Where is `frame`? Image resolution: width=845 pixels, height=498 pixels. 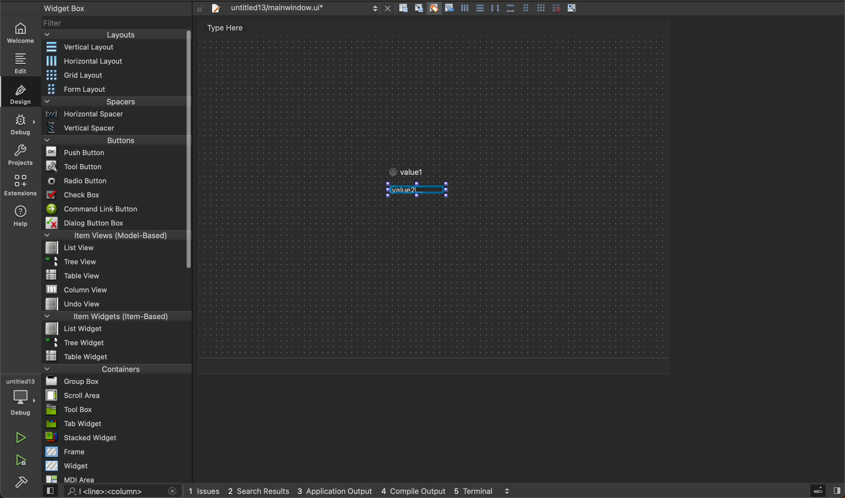
frame is located at coordinates (118, 451).